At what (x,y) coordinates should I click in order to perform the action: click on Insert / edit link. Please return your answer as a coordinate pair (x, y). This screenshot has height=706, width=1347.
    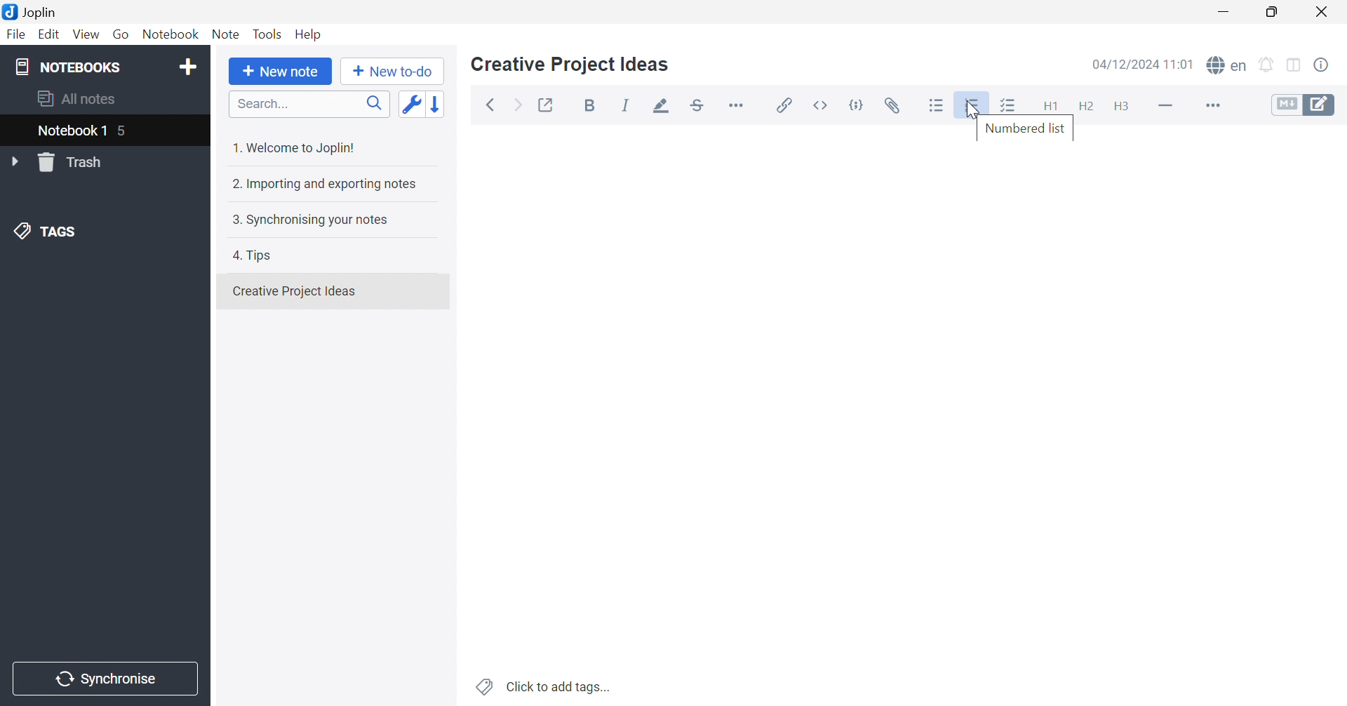
    Looking at the image, I should click on (785, 105).